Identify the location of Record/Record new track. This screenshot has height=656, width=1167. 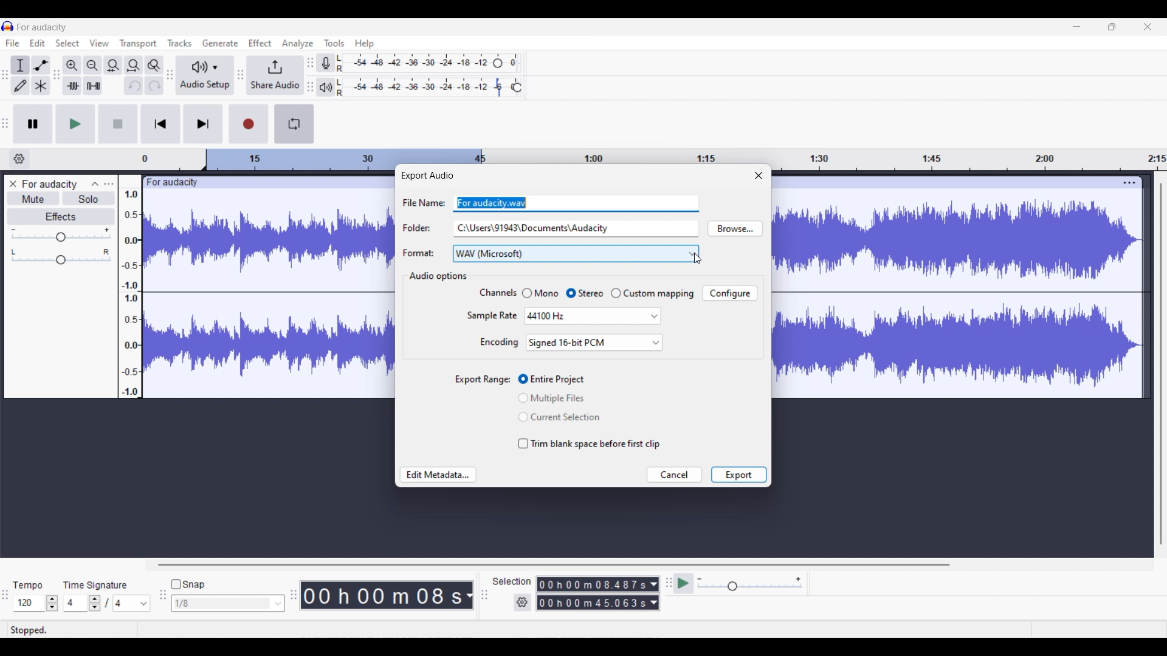
(249, 124).